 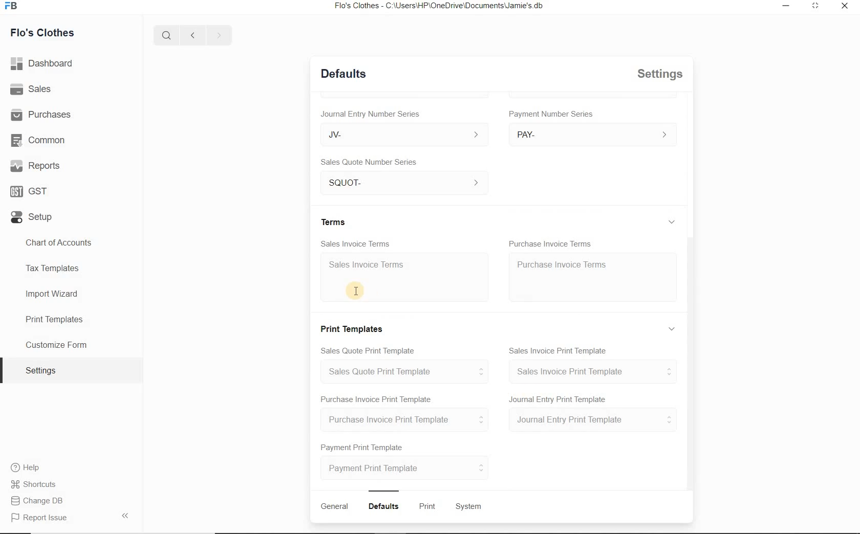 I want to click on Close, so click(x=845, y=5).